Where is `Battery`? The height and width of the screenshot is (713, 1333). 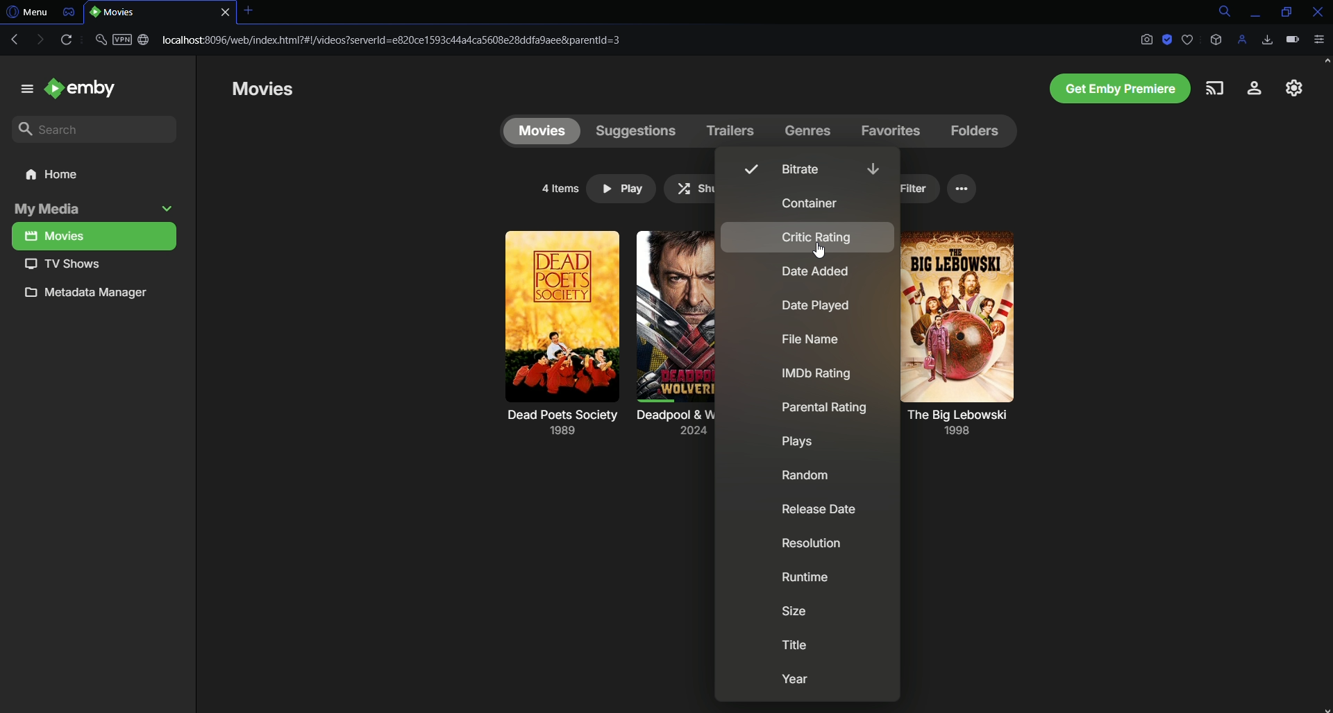 Battery is located at coordinates (1291, 40).